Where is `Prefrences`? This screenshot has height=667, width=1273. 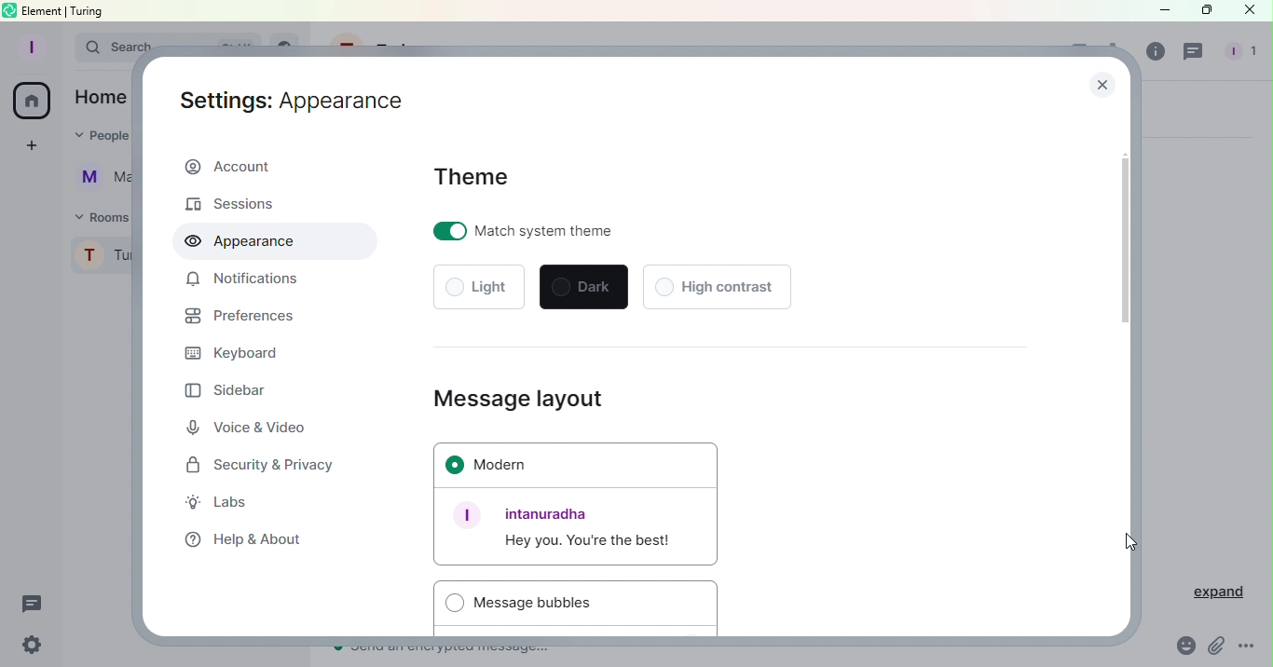 Prefrences is located at coordinates (237, 317).